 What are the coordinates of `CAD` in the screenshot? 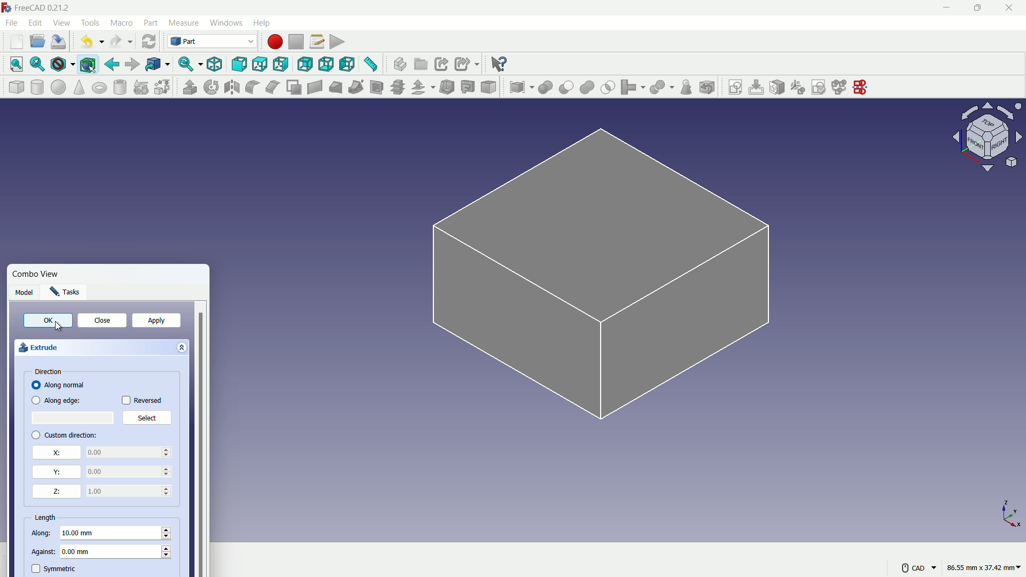 It's located at (919, 567).